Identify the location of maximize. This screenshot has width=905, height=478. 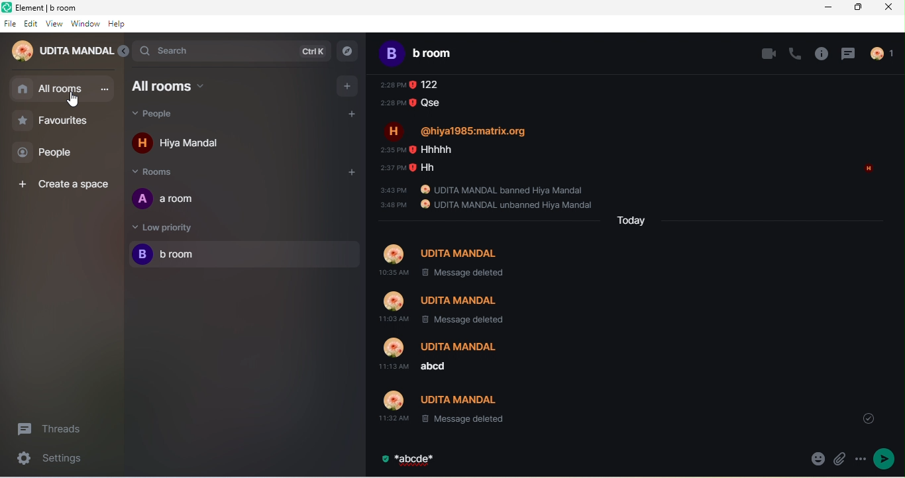
(859, 7).